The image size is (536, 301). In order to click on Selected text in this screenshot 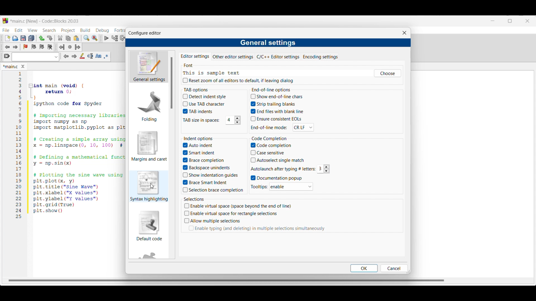, I will do `click(90, 56)`.